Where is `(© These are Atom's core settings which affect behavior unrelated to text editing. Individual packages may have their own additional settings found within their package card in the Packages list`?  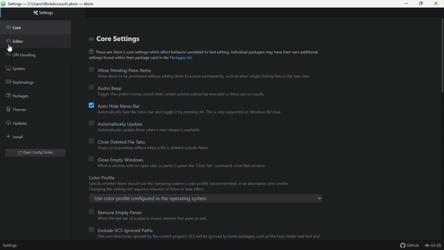
(© These are Atom's core settings which affect behavior unrelated to text editing. Individual packages may have their own additional settings found within their package card in the Packages list is located at coordinates (200, 55).